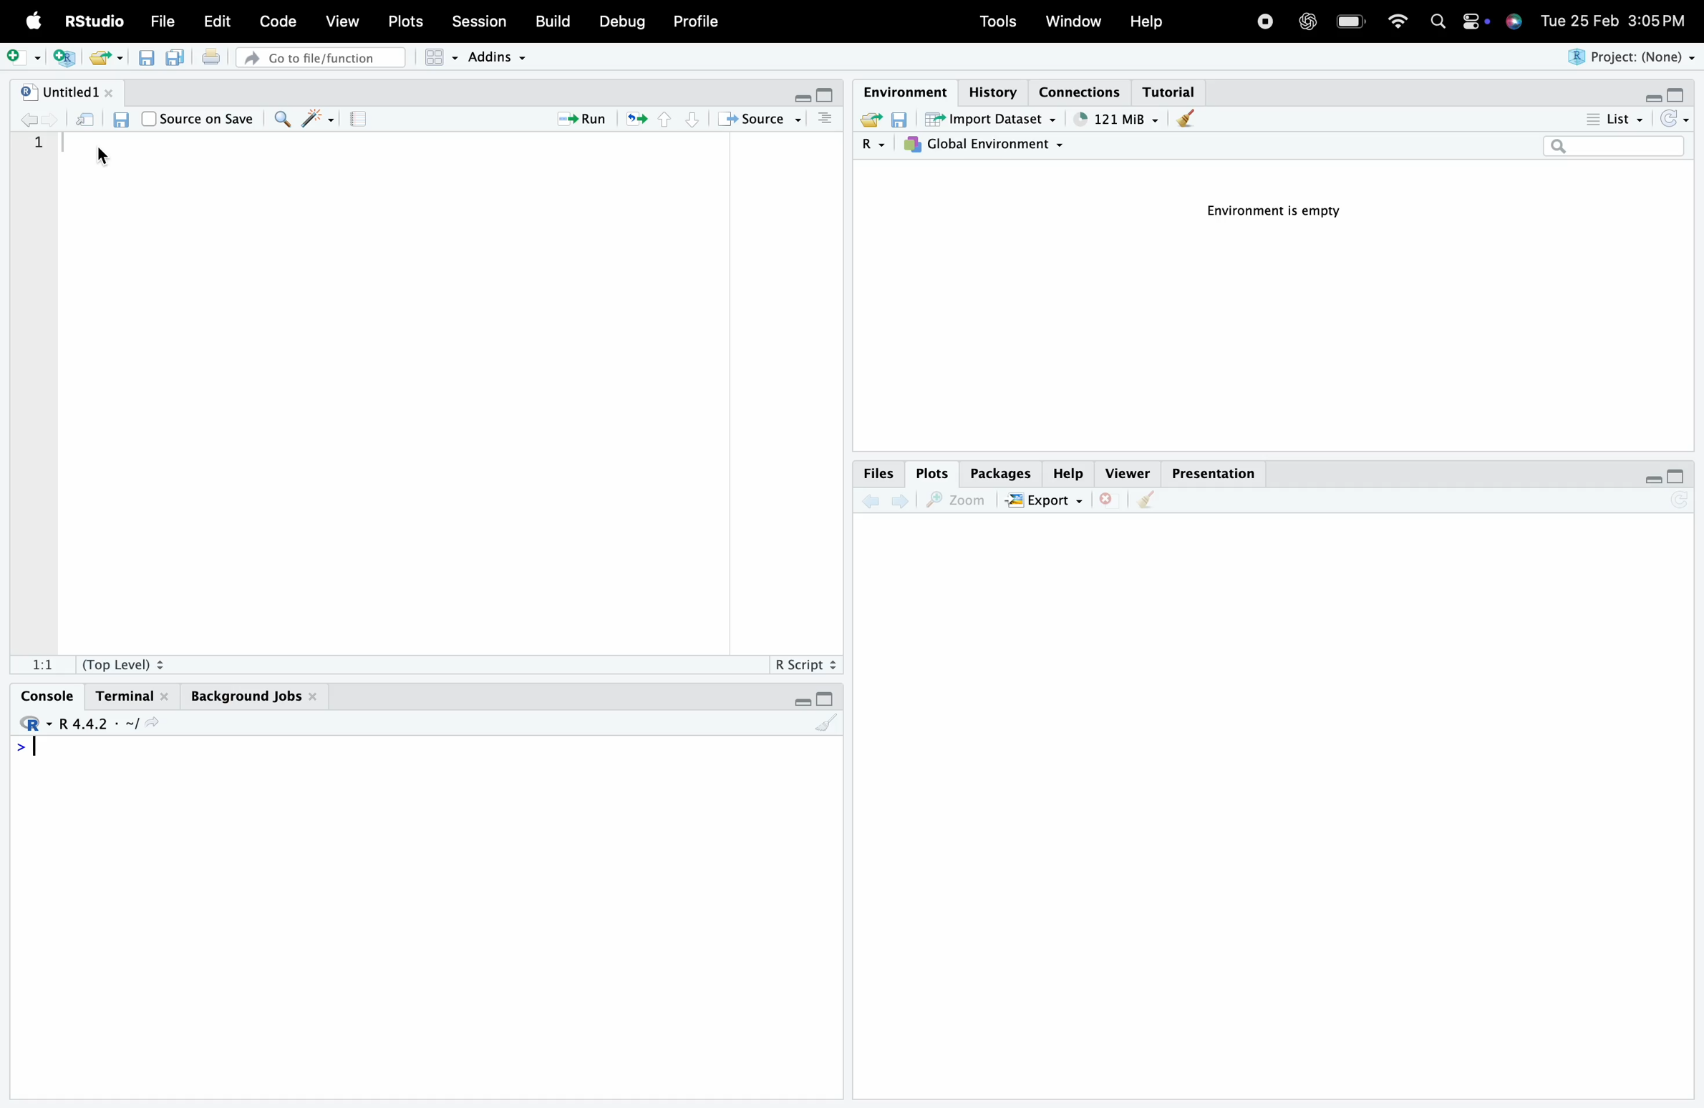 This screenshot has width=1704, height=1108. What do you see at coordinates (1151, 500) in the screenshot?
I see `Clear console (Ctrl + L)` at bounding box center [1151, 500].